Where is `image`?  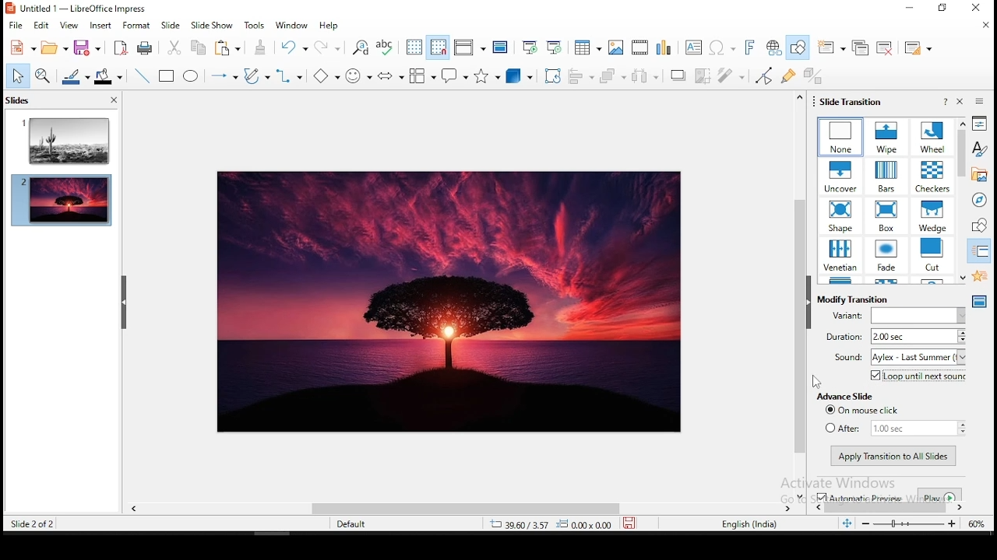 image is located at coordinates (450, 301).